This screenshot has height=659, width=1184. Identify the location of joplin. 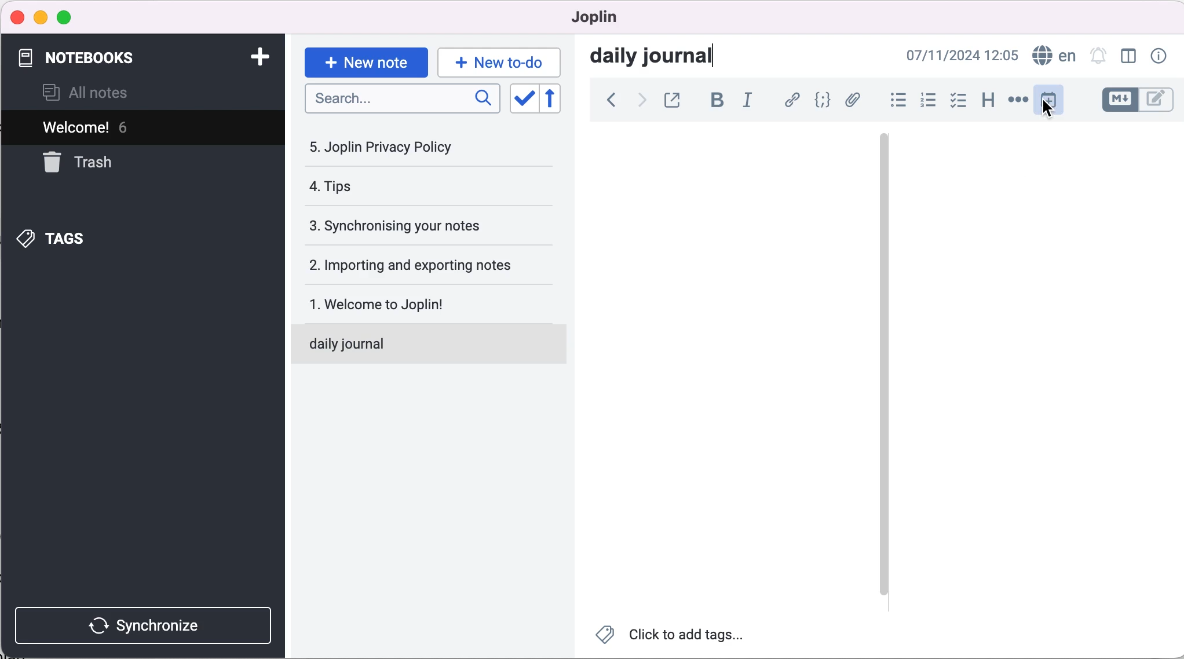
(612, 19).